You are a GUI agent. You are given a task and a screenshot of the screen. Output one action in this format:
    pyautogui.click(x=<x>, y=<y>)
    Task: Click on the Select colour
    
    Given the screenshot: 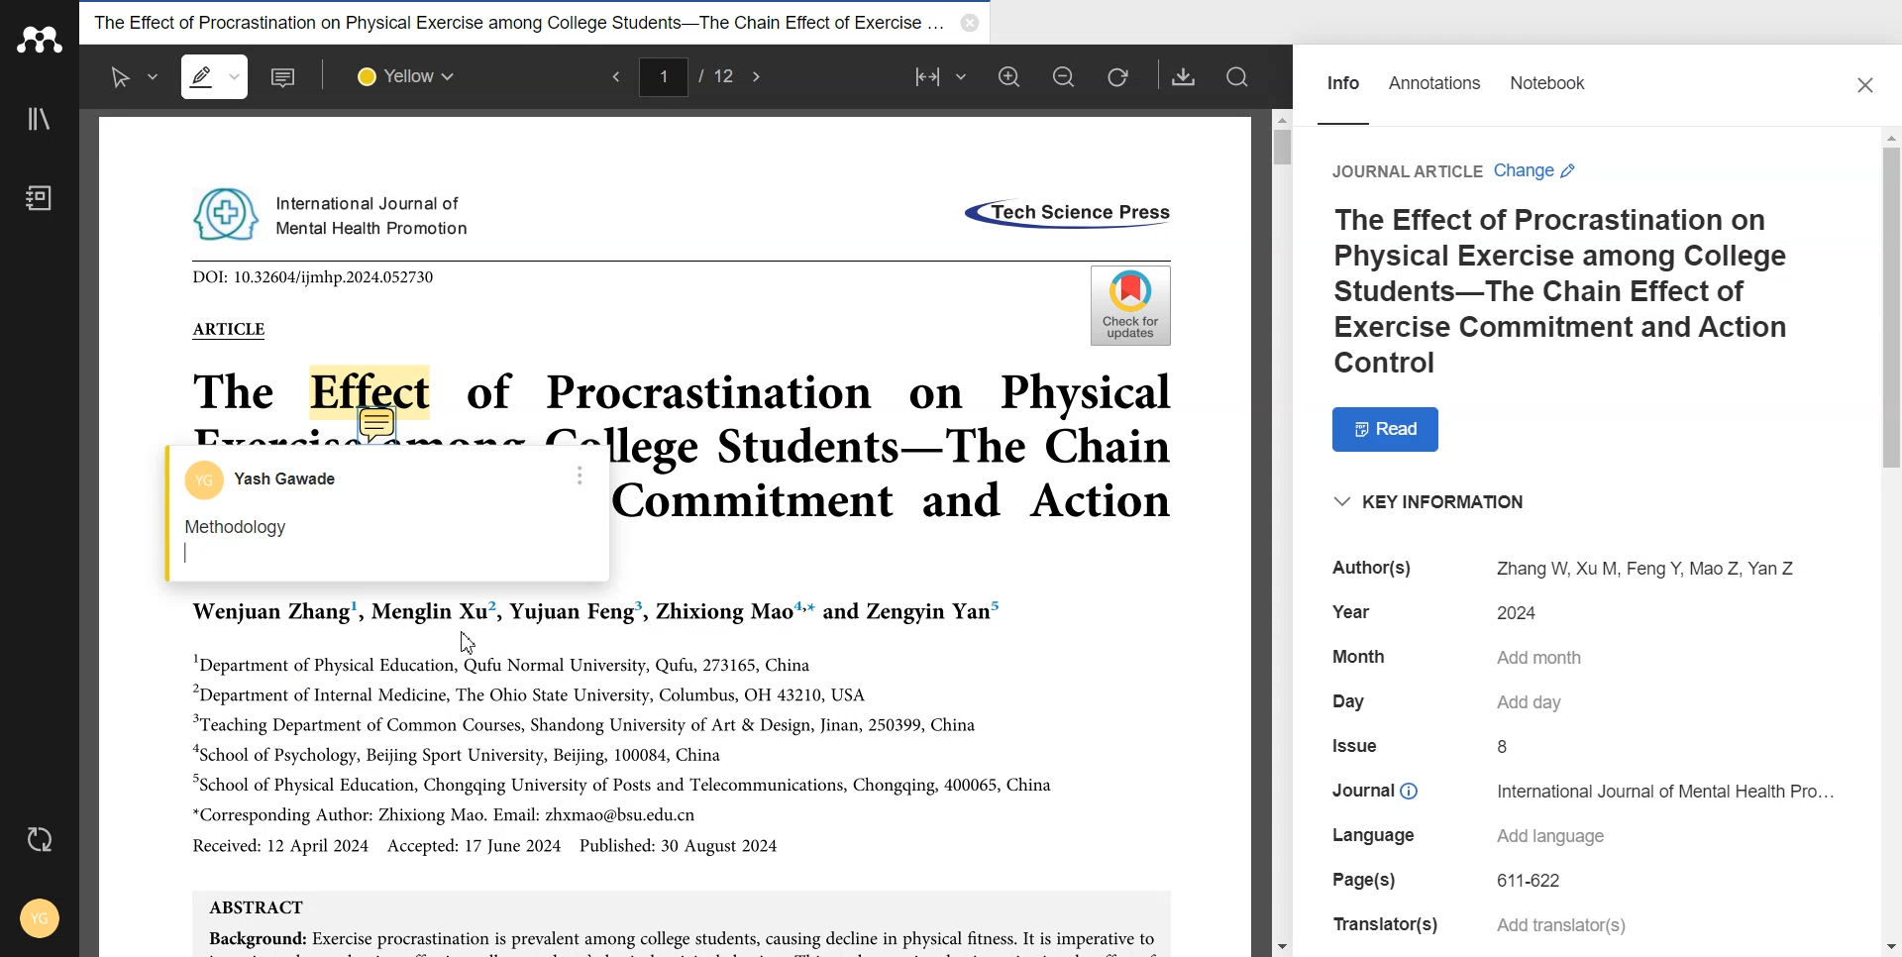 What is the action you would take?
    pyautogui.click(x=410, y=78)
    